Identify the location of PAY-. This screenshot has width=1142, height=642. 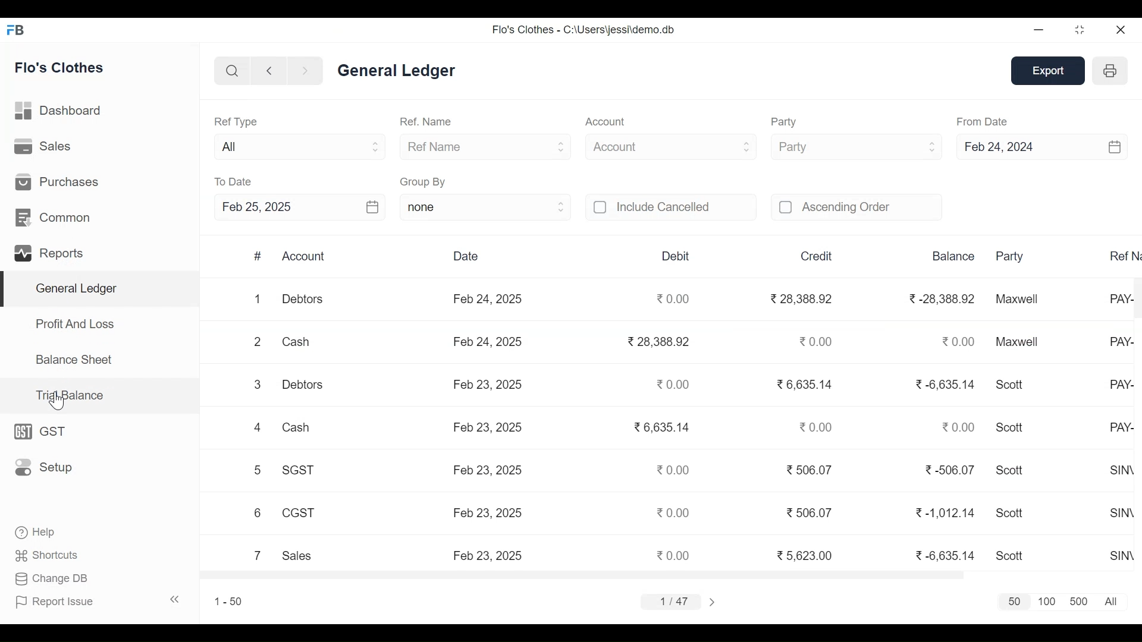
(1121, 385).